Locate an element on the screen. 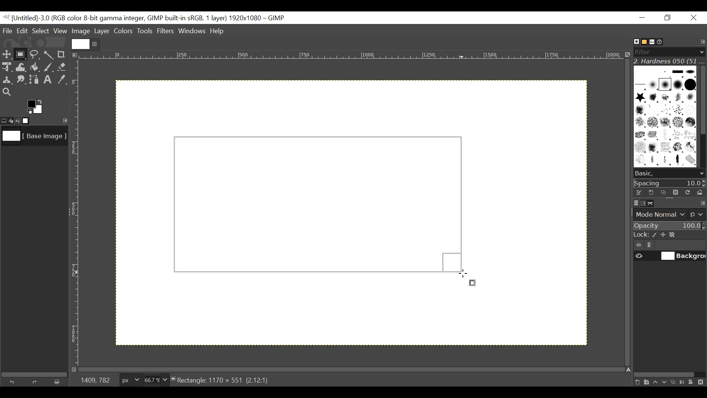  Cursor is located at coordinates (463, 274).